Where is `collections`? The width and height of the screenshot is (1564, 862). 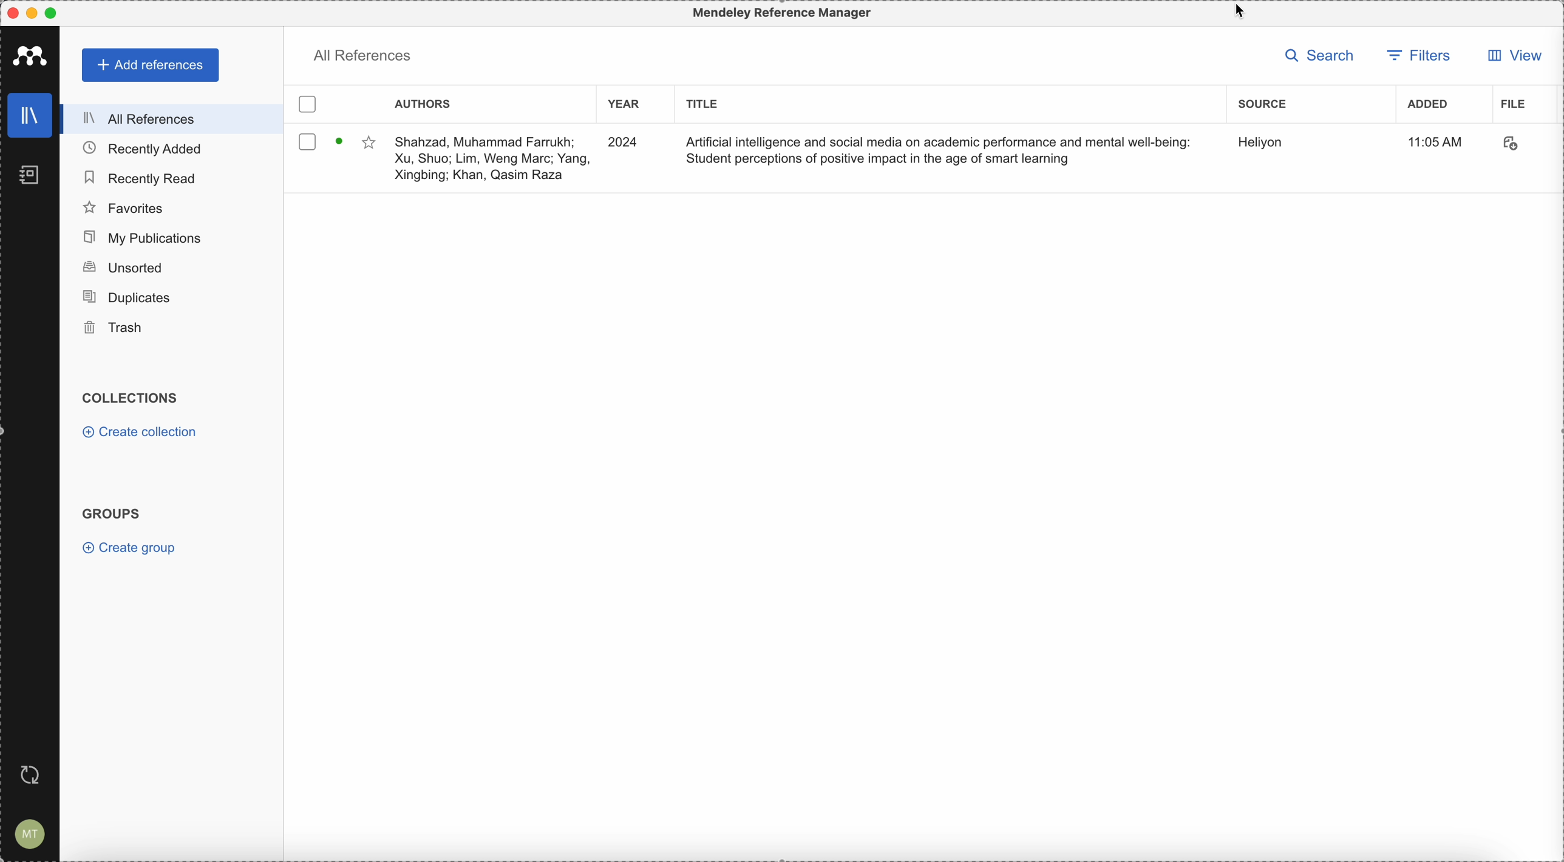
collections is located at coordinates (130, 397).